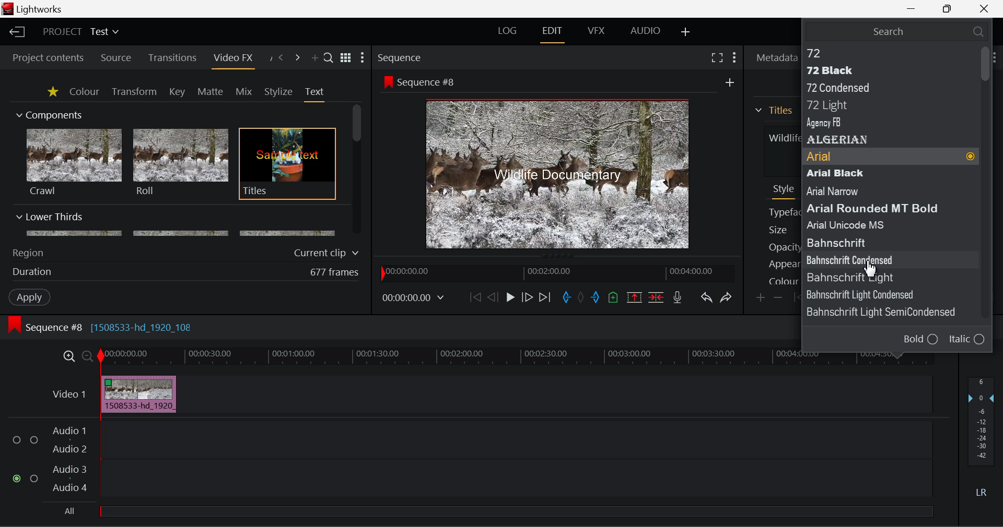  Describe the element at coordinates (180, 163) in the screenshot. I see `Roll` at that location.